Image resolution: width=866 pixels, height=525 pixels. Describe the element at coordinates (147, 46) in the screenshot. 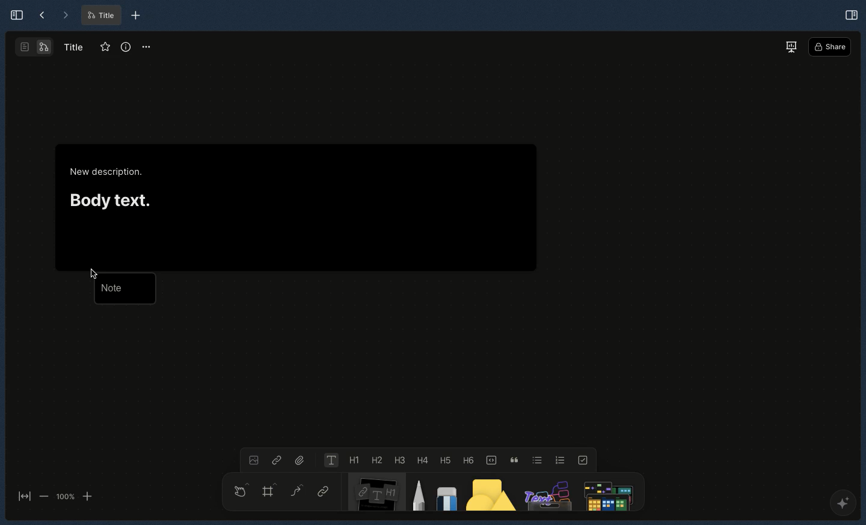

I see `Options` at that location.